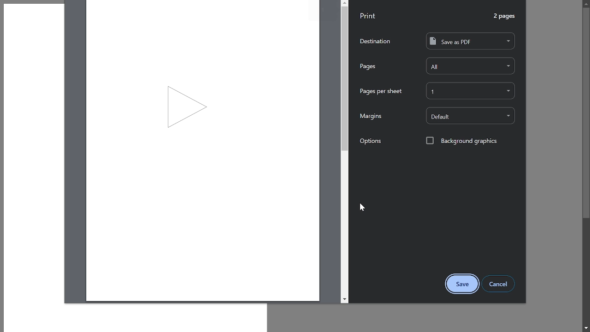 The image size is (590, 332). I want to click on 2 pages, so click(505, 16).